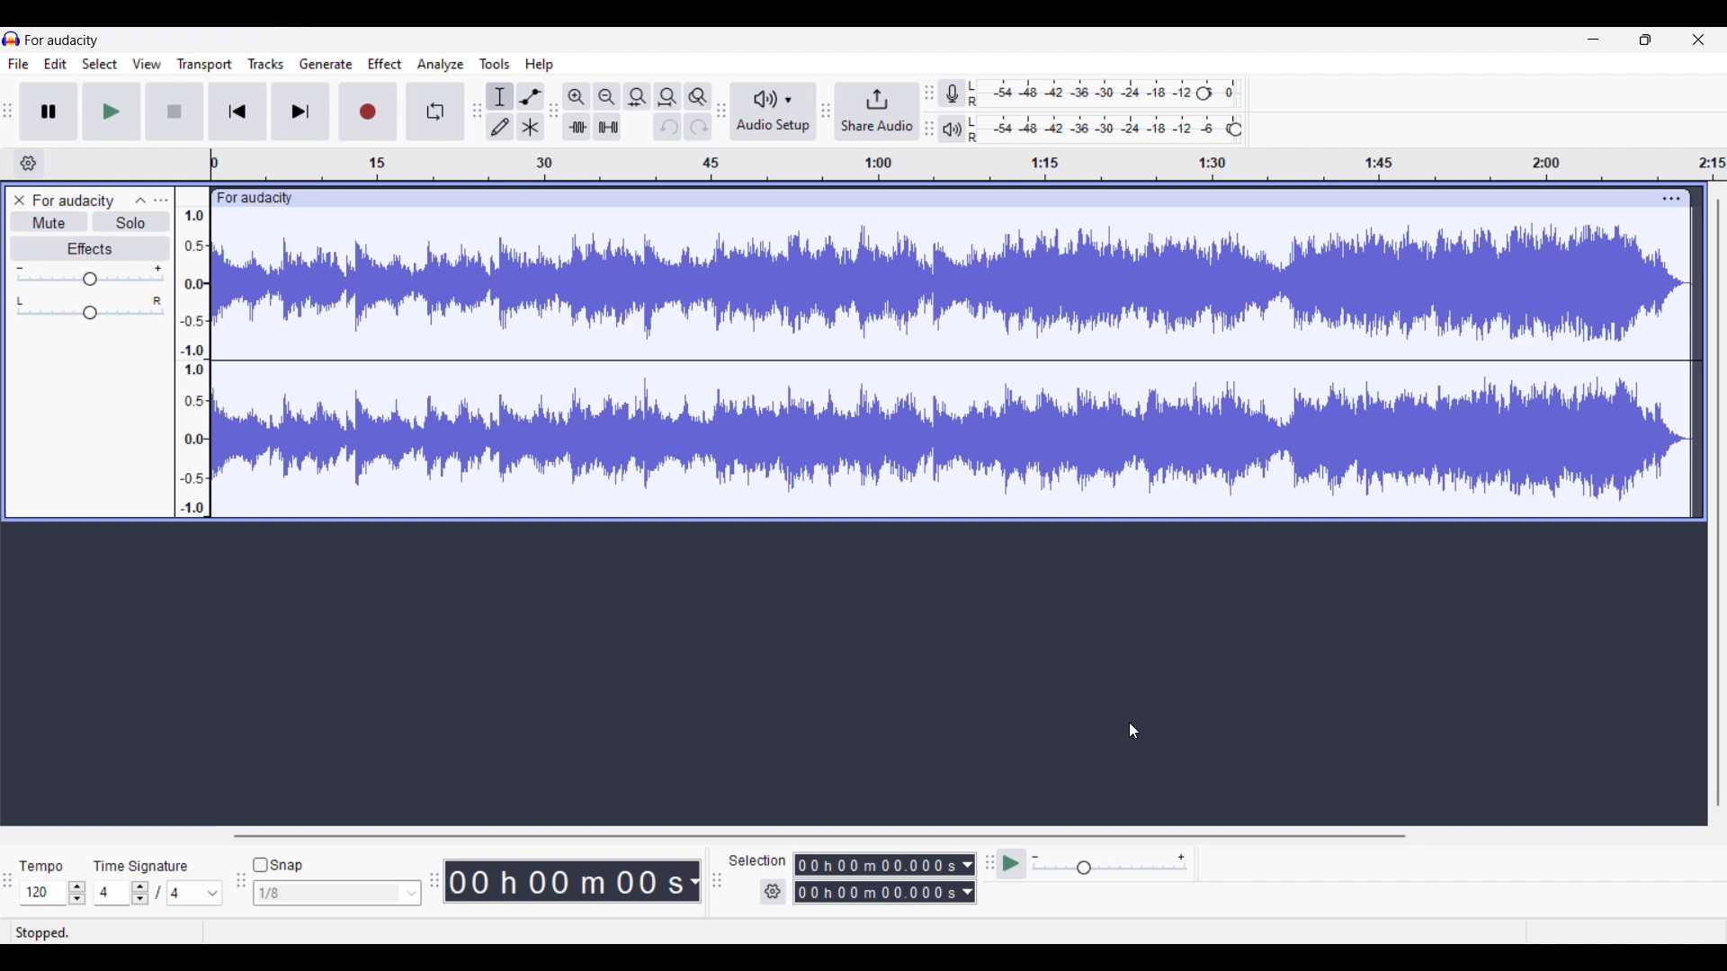 The height and width of the screenshot is (971, 1727). Describe the element at coordinates (147, 64) in the screenshot. I see `View menu` at that location.